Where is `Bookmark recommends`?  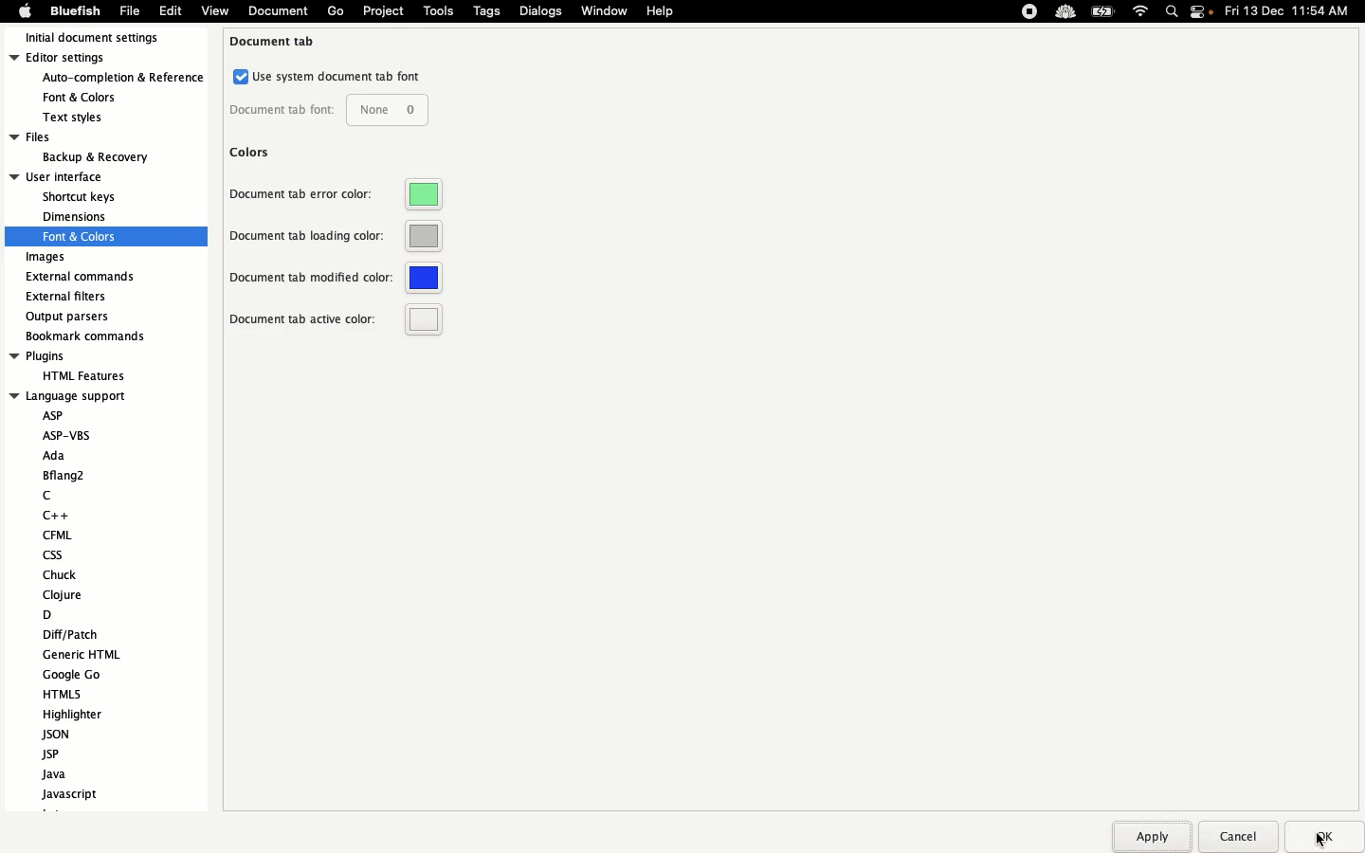
Bookmark recommends is located at coordinates (87, 335).